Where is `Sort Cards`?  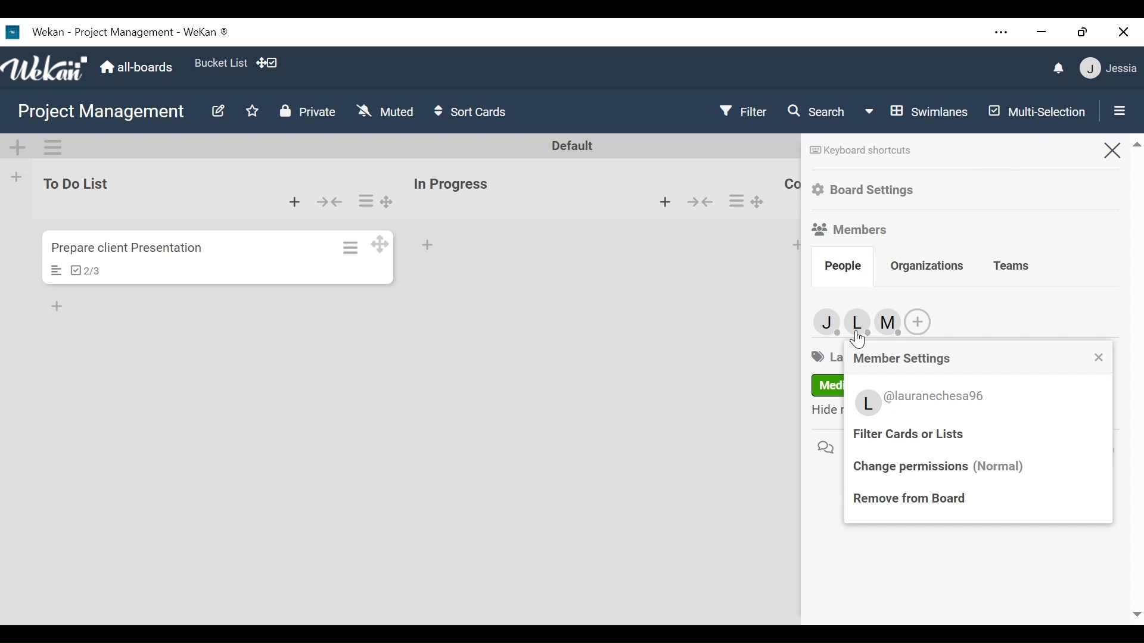 Sort Cards is located at coordinates (471, 111).